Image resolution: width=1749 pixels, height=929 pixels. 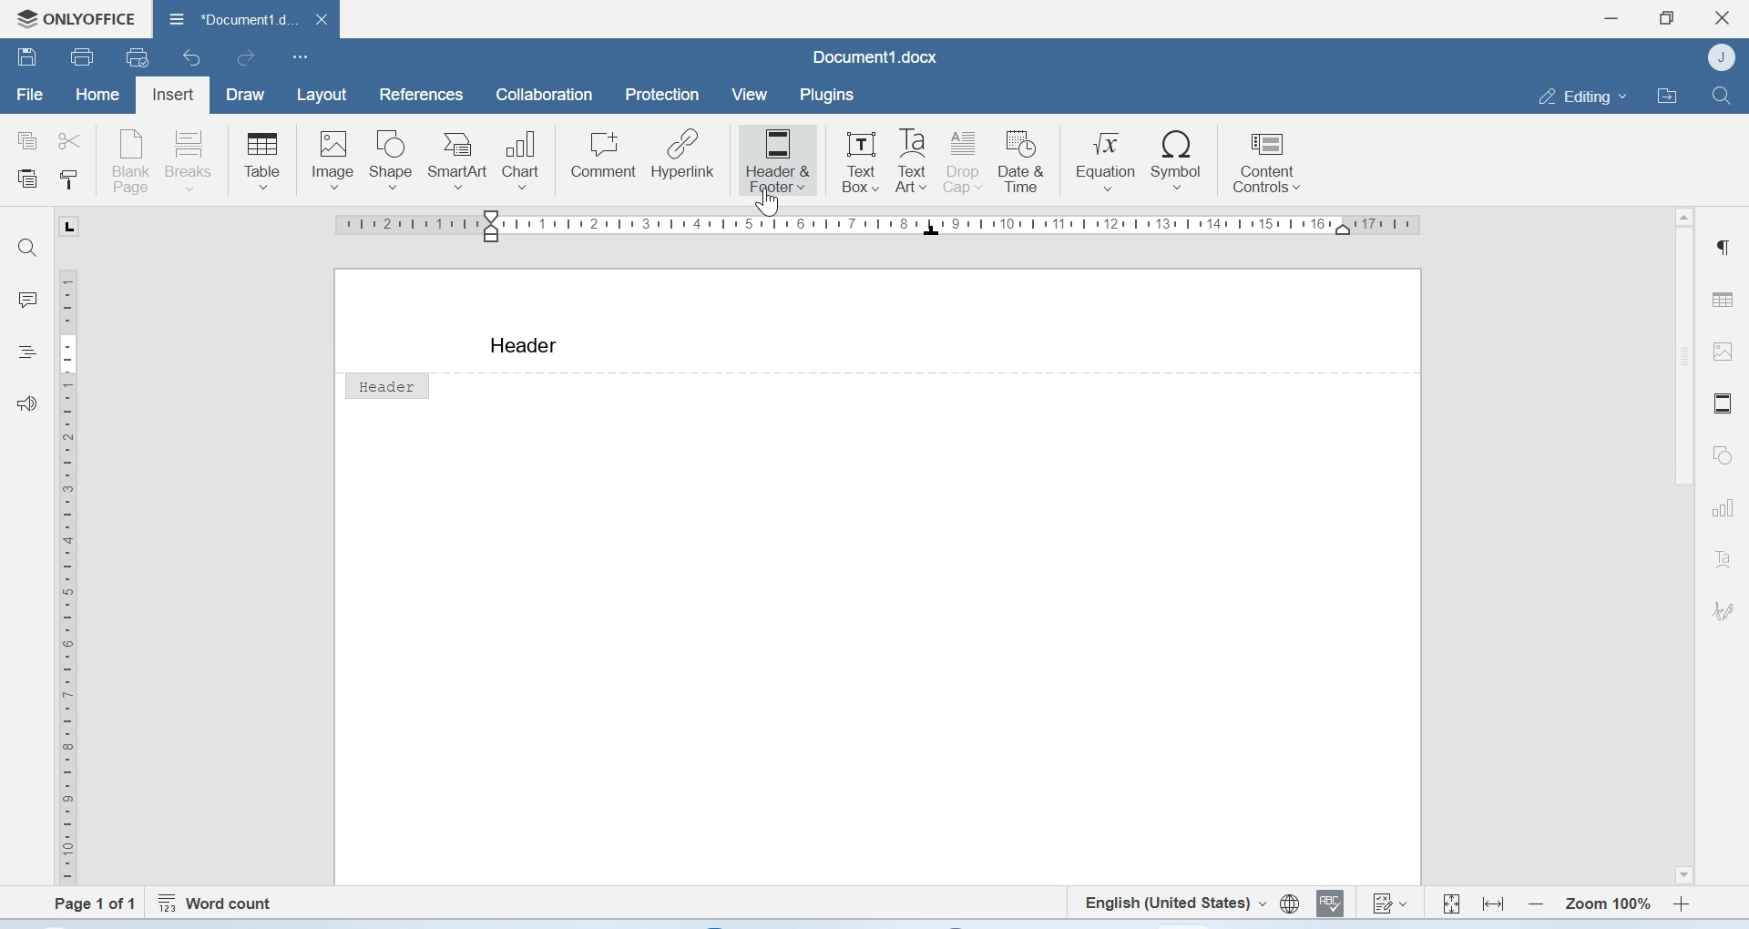 What do you see at coordinates (1682, 902) in the screenshot?
I see `Zoom in` at bounding box center [1682, 902].